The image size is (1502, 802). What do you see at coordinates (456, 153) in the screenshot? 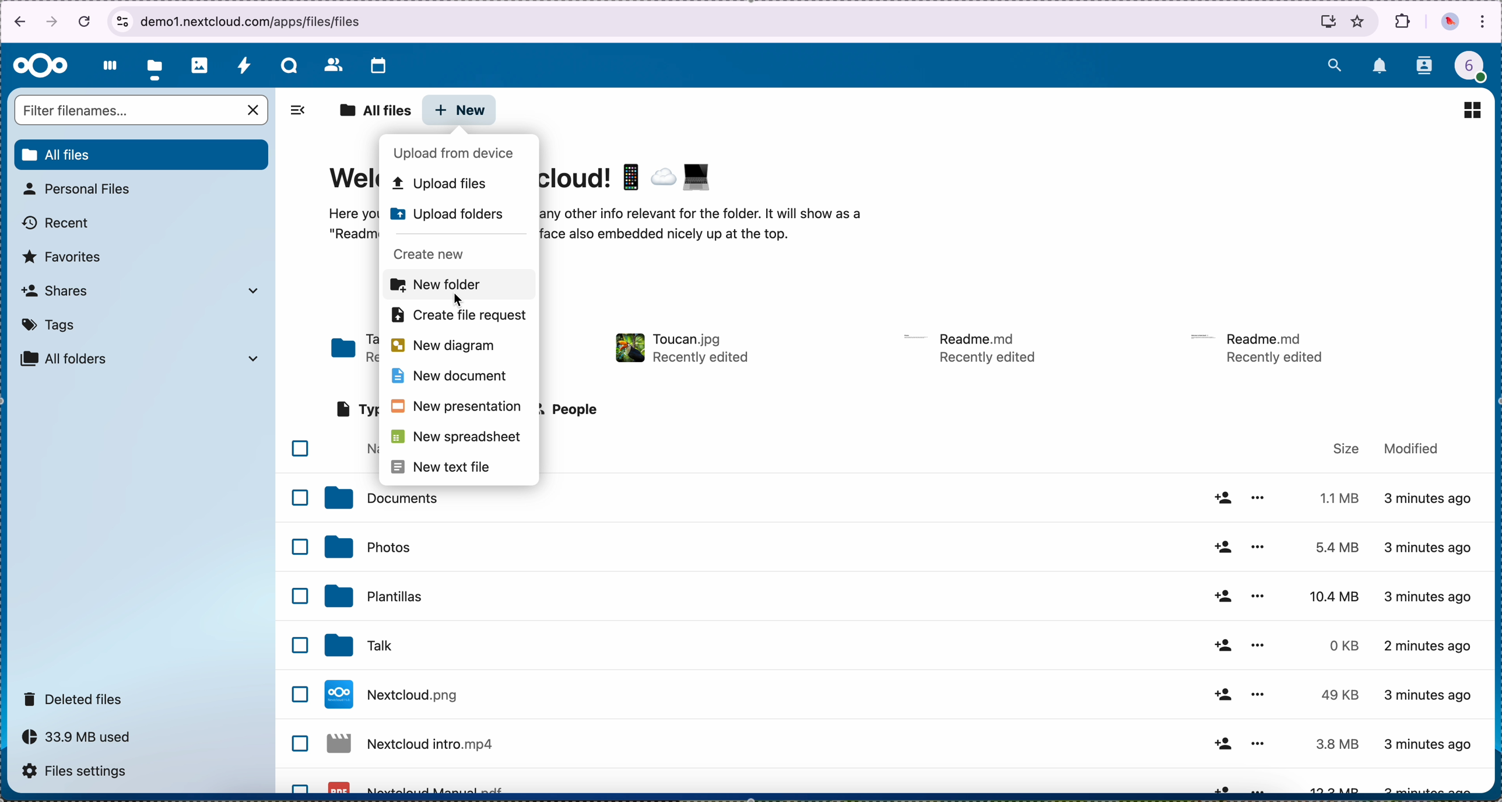
I see `upload from device` at bounding box center [456, 153].